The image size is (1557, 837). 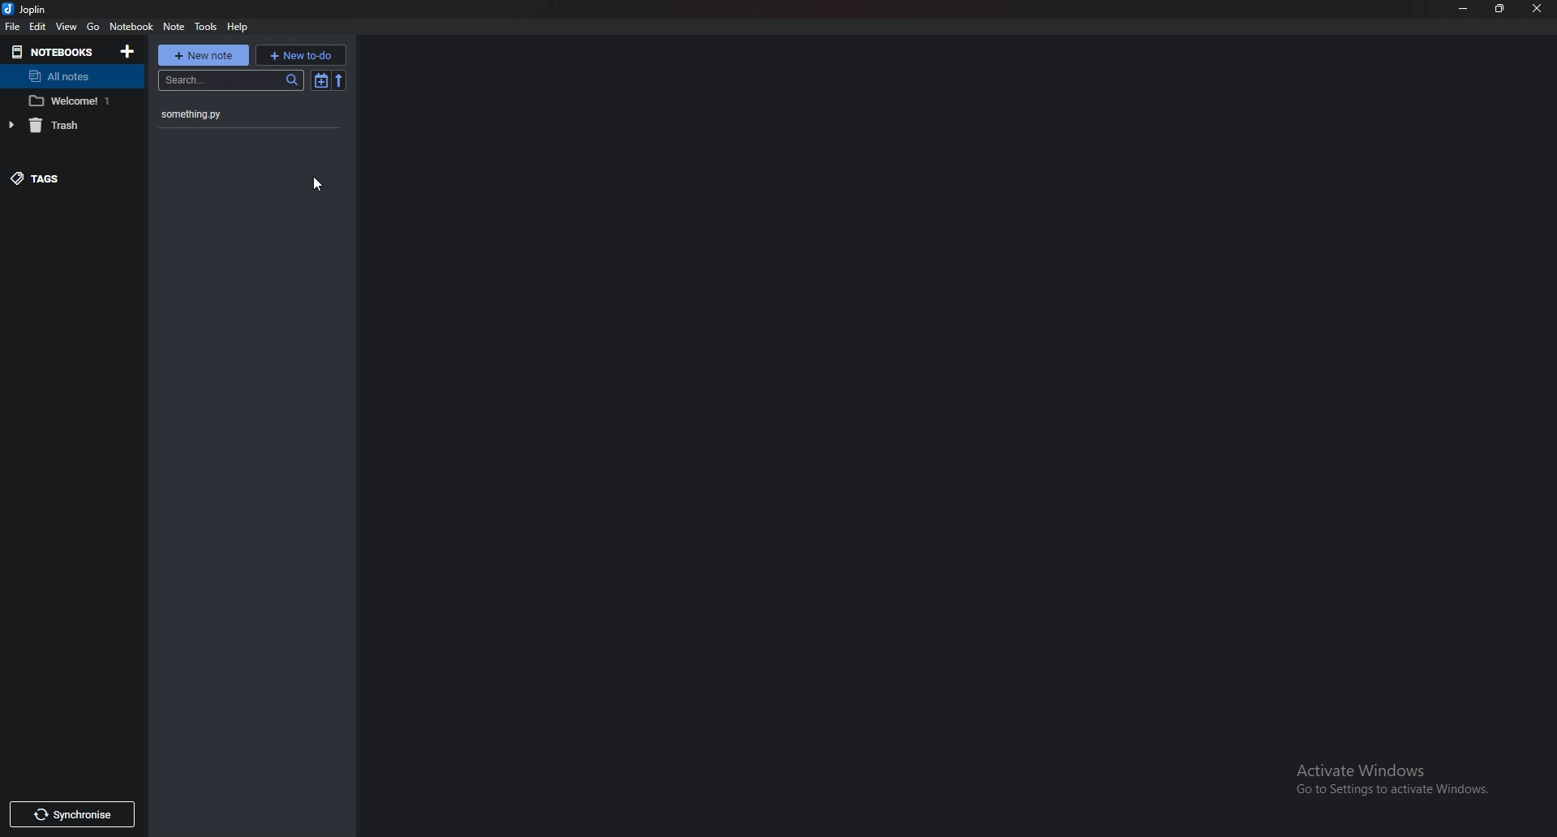 I want to click on go, so click(x=93, y=26).